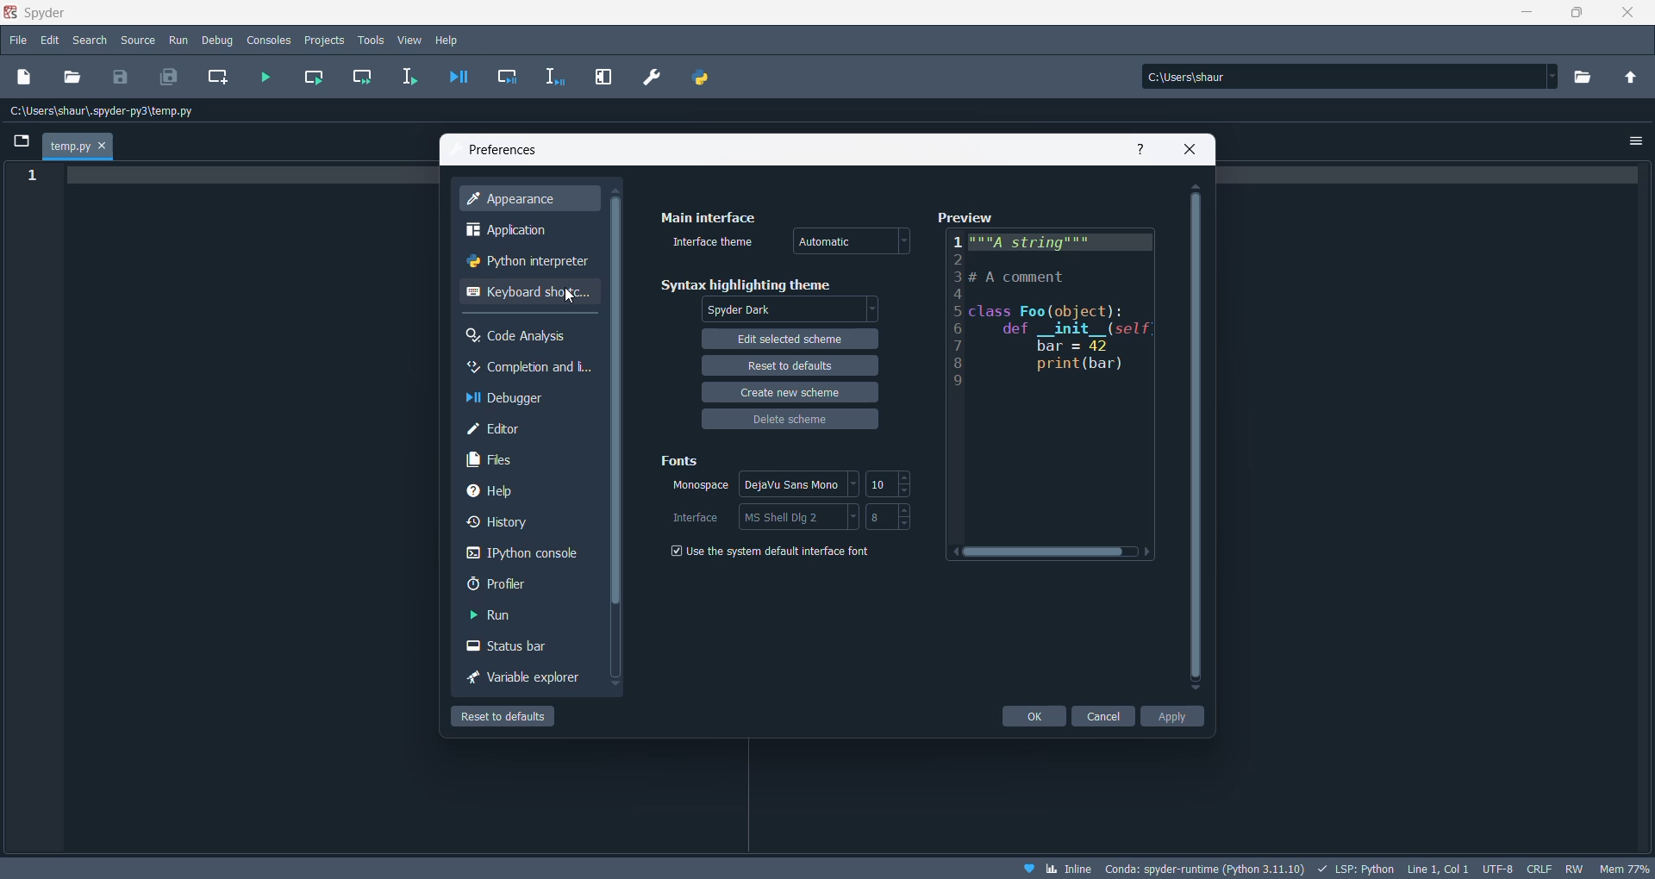 This screenshot has width=1655, height=879. I want to click on cursor, so click(570, 297).